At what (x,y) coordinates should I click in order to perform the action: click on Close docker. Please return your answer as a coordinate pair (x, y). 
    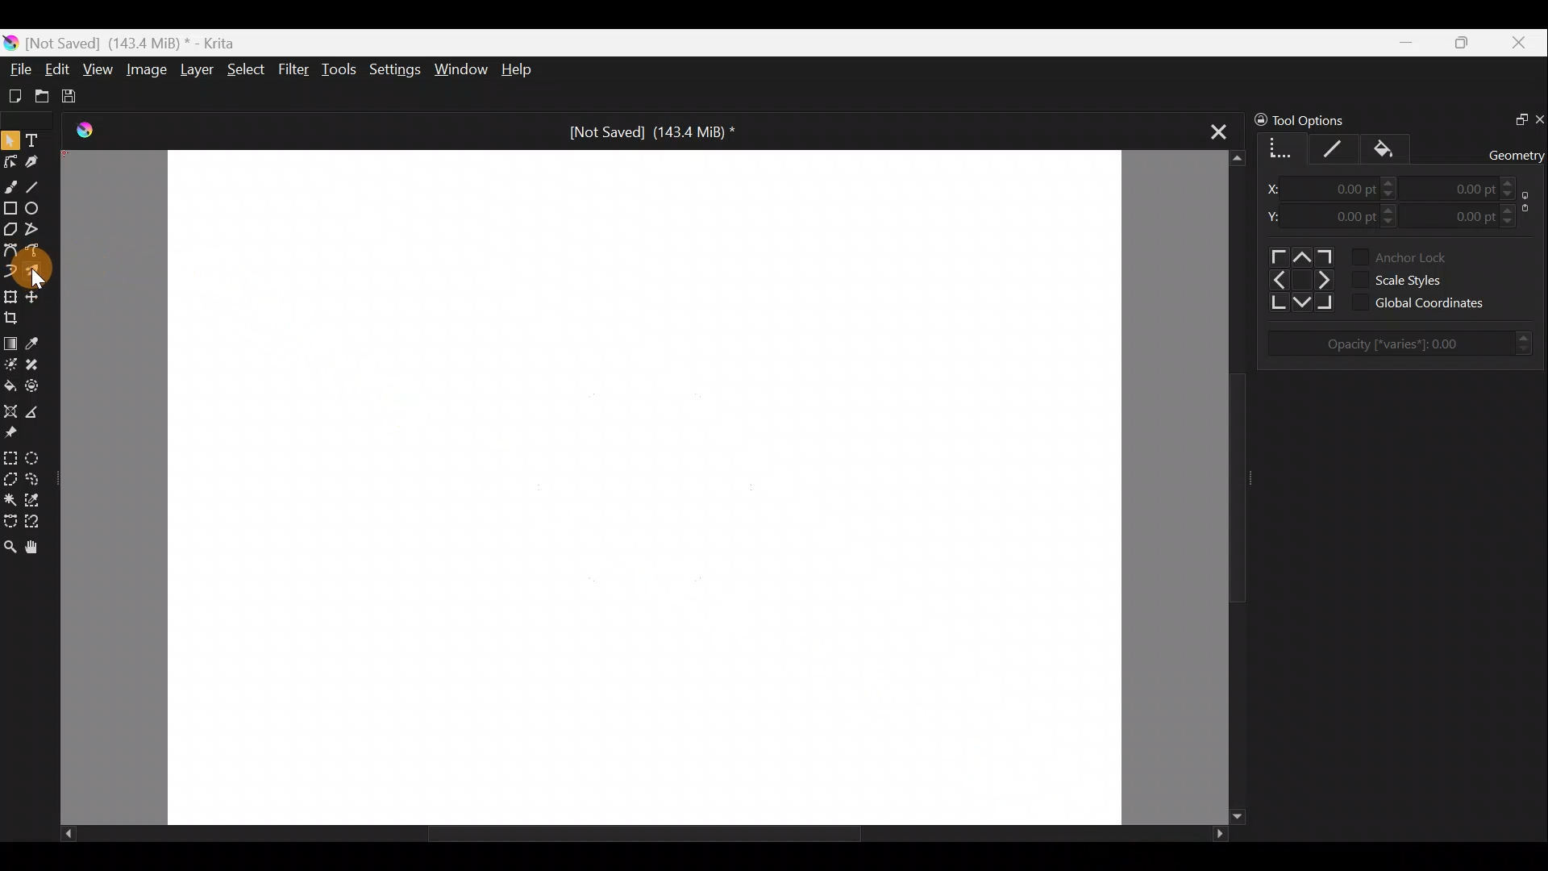
    Looking at the image, I should click on (1538, 116).